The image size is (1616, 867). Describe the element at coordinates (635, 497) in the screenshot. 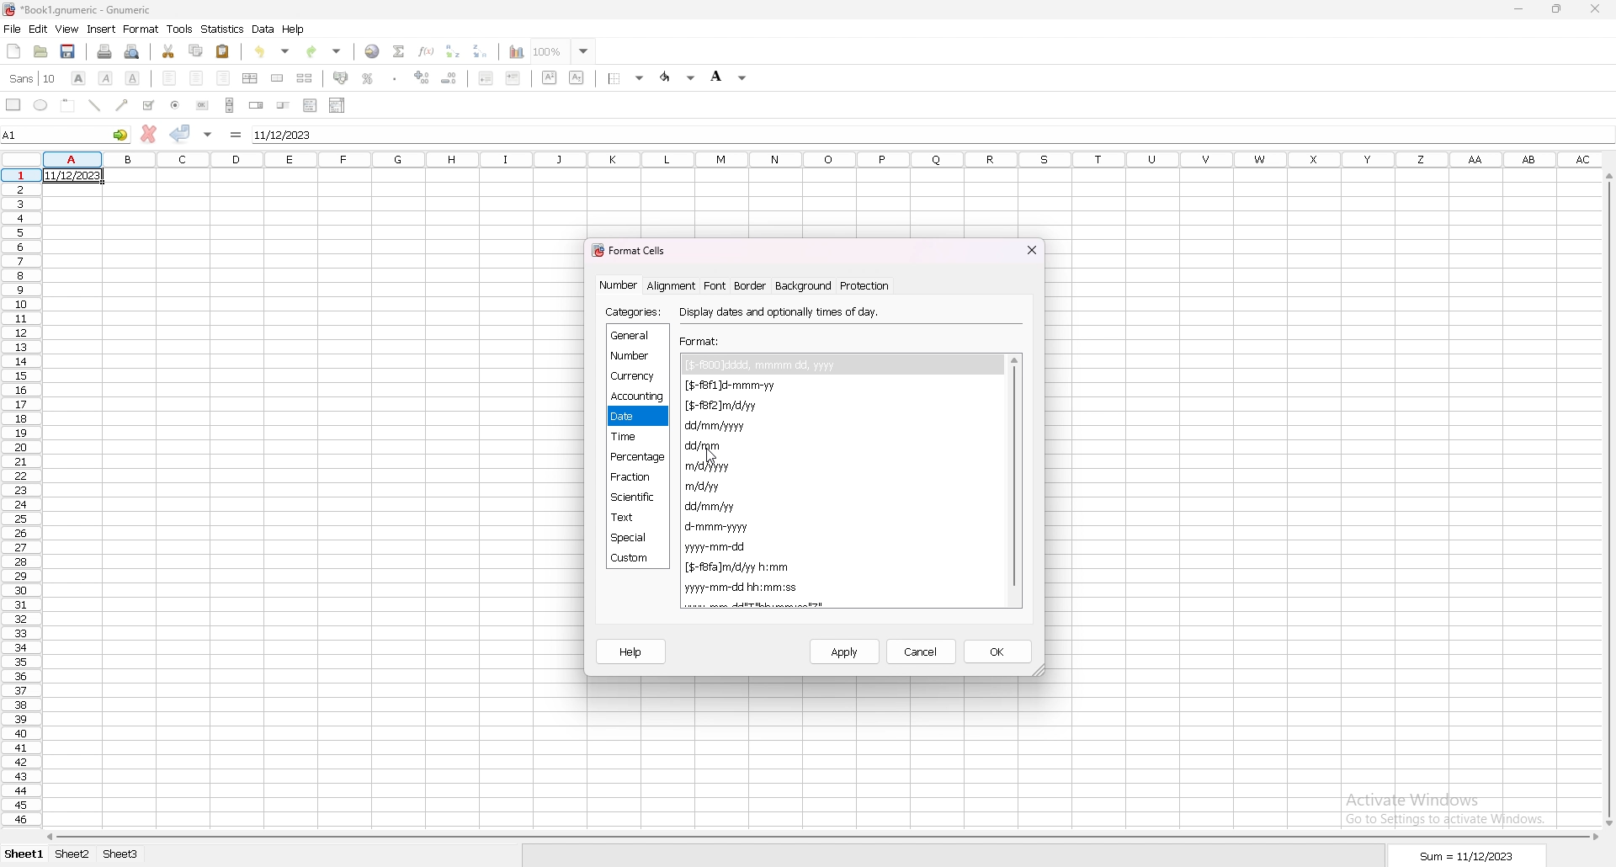

I see `scientific` at that location.